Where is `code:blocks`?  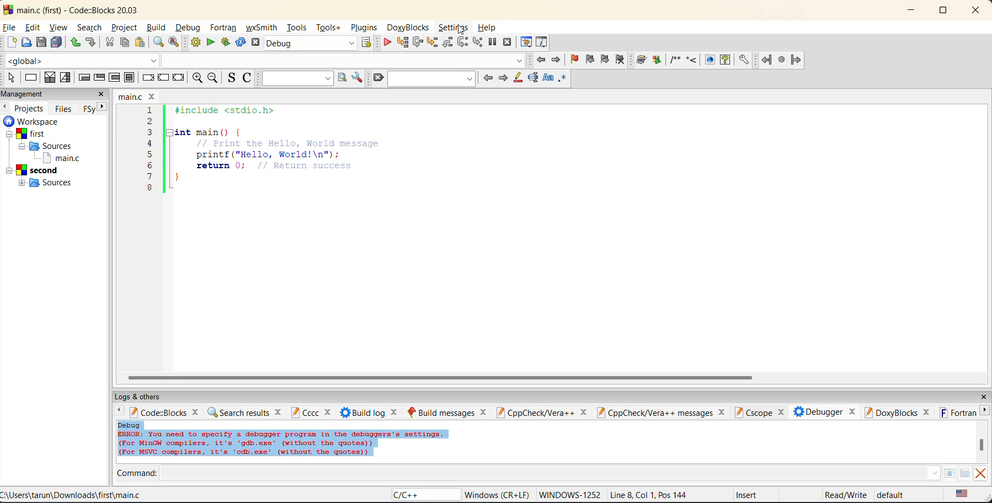 code:blocks is located at coordinates (167, 412).